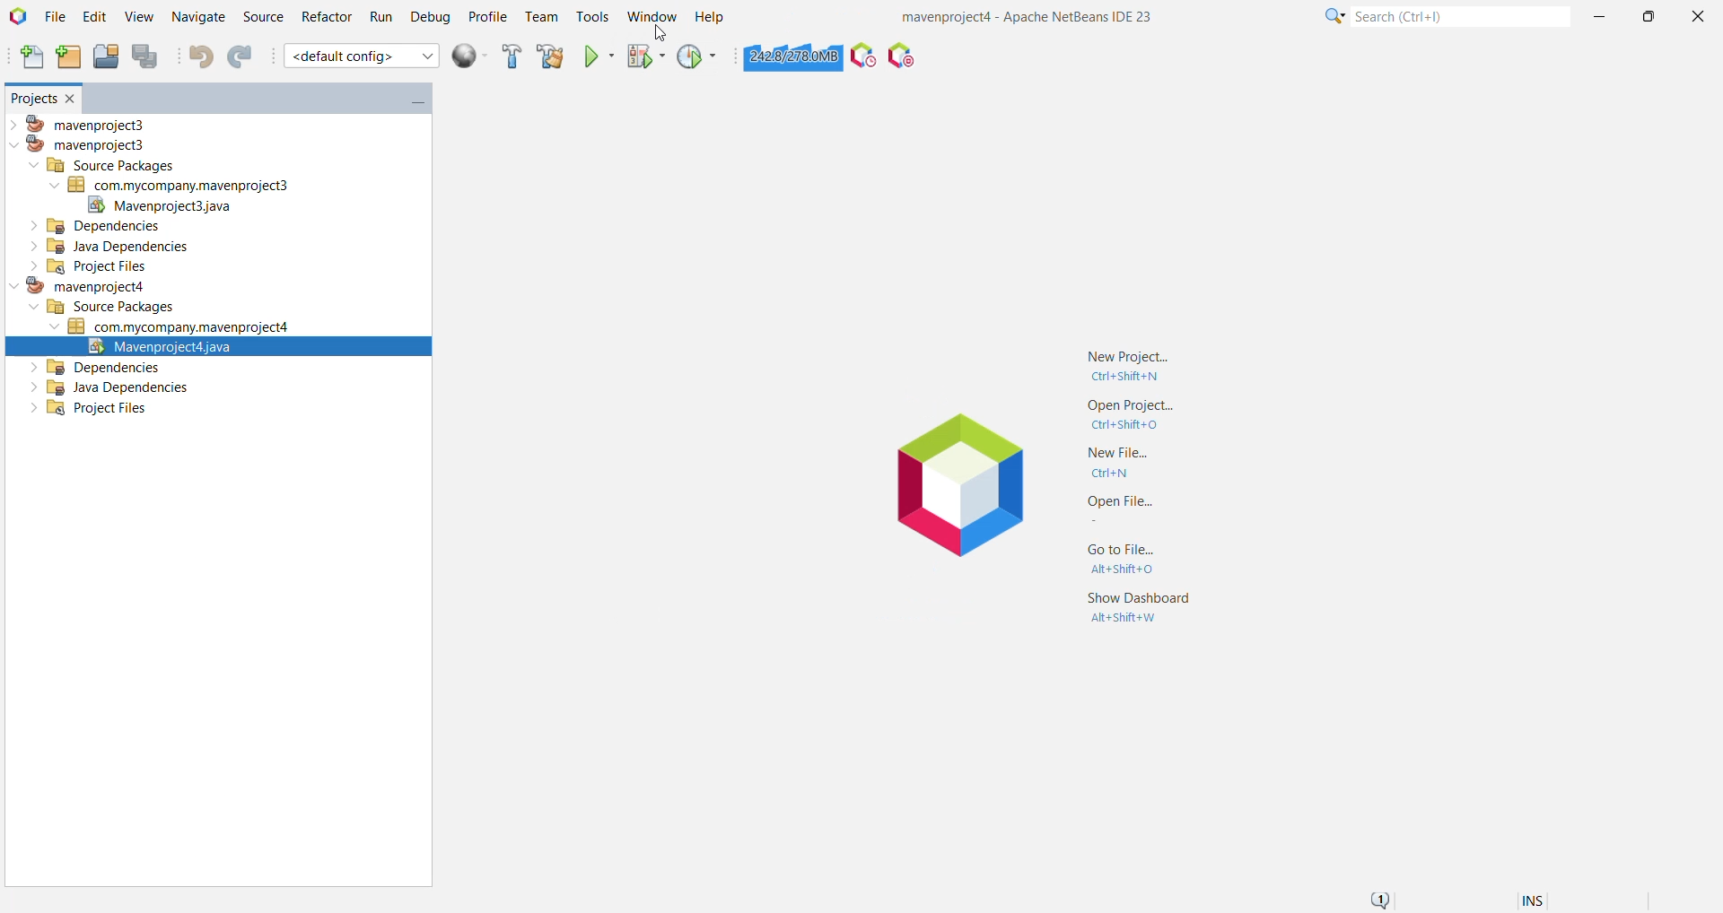 This screenshot has width=1723, height=913. What do you see at coordinates (83, 123) in the screenshot?
I see `mavenproject3` at bounding box center [83, 123].